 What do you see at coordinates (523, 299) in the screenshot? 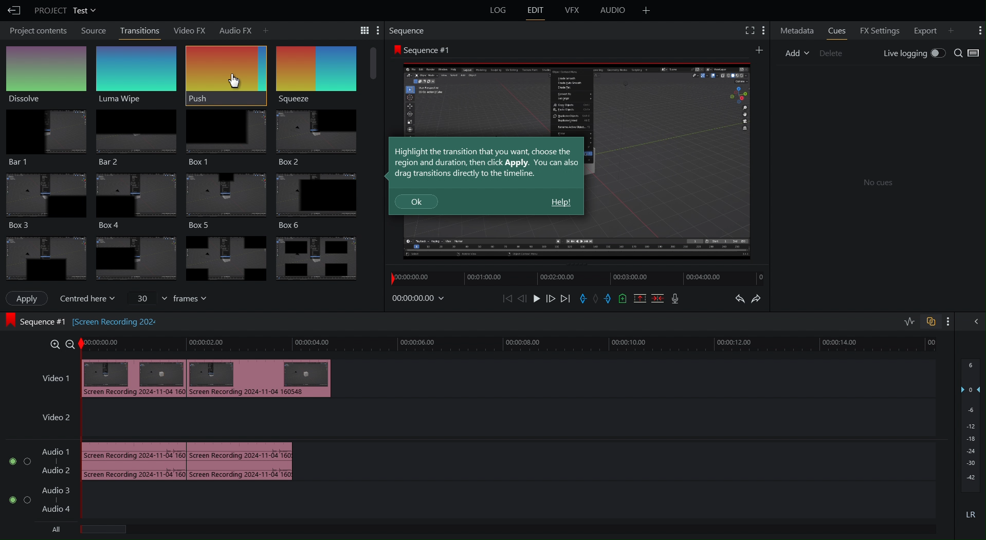
I see `Move Back` at bounding box center [523, 299].